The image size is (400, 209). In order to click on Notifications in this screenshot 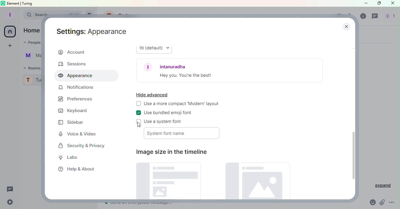, I will do `click(75, 88)`.